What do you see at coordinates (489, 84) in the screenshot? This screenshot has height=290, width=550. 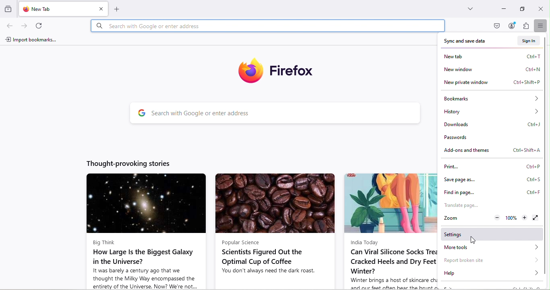 I see `New private window` at bounding box center [489, 84].